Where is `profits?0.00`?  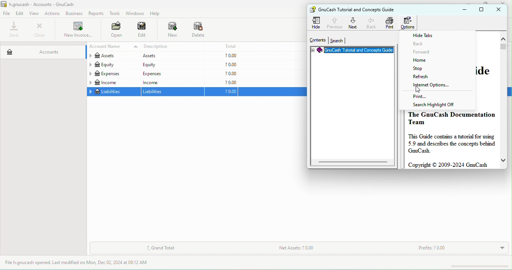 profits?0.00 is located at coordinates (458, 248).